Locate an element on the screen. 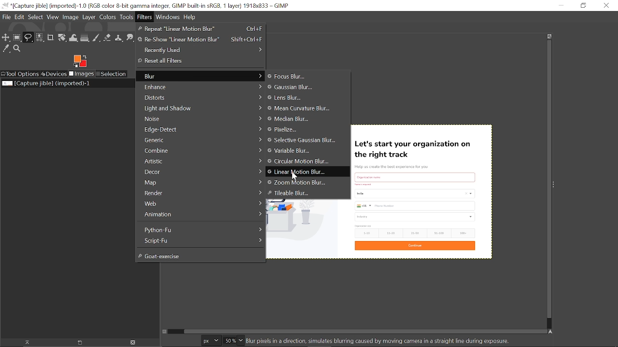 The height and width of the screenshot is (347, 618). Selection is located at coordinates (111, 74).